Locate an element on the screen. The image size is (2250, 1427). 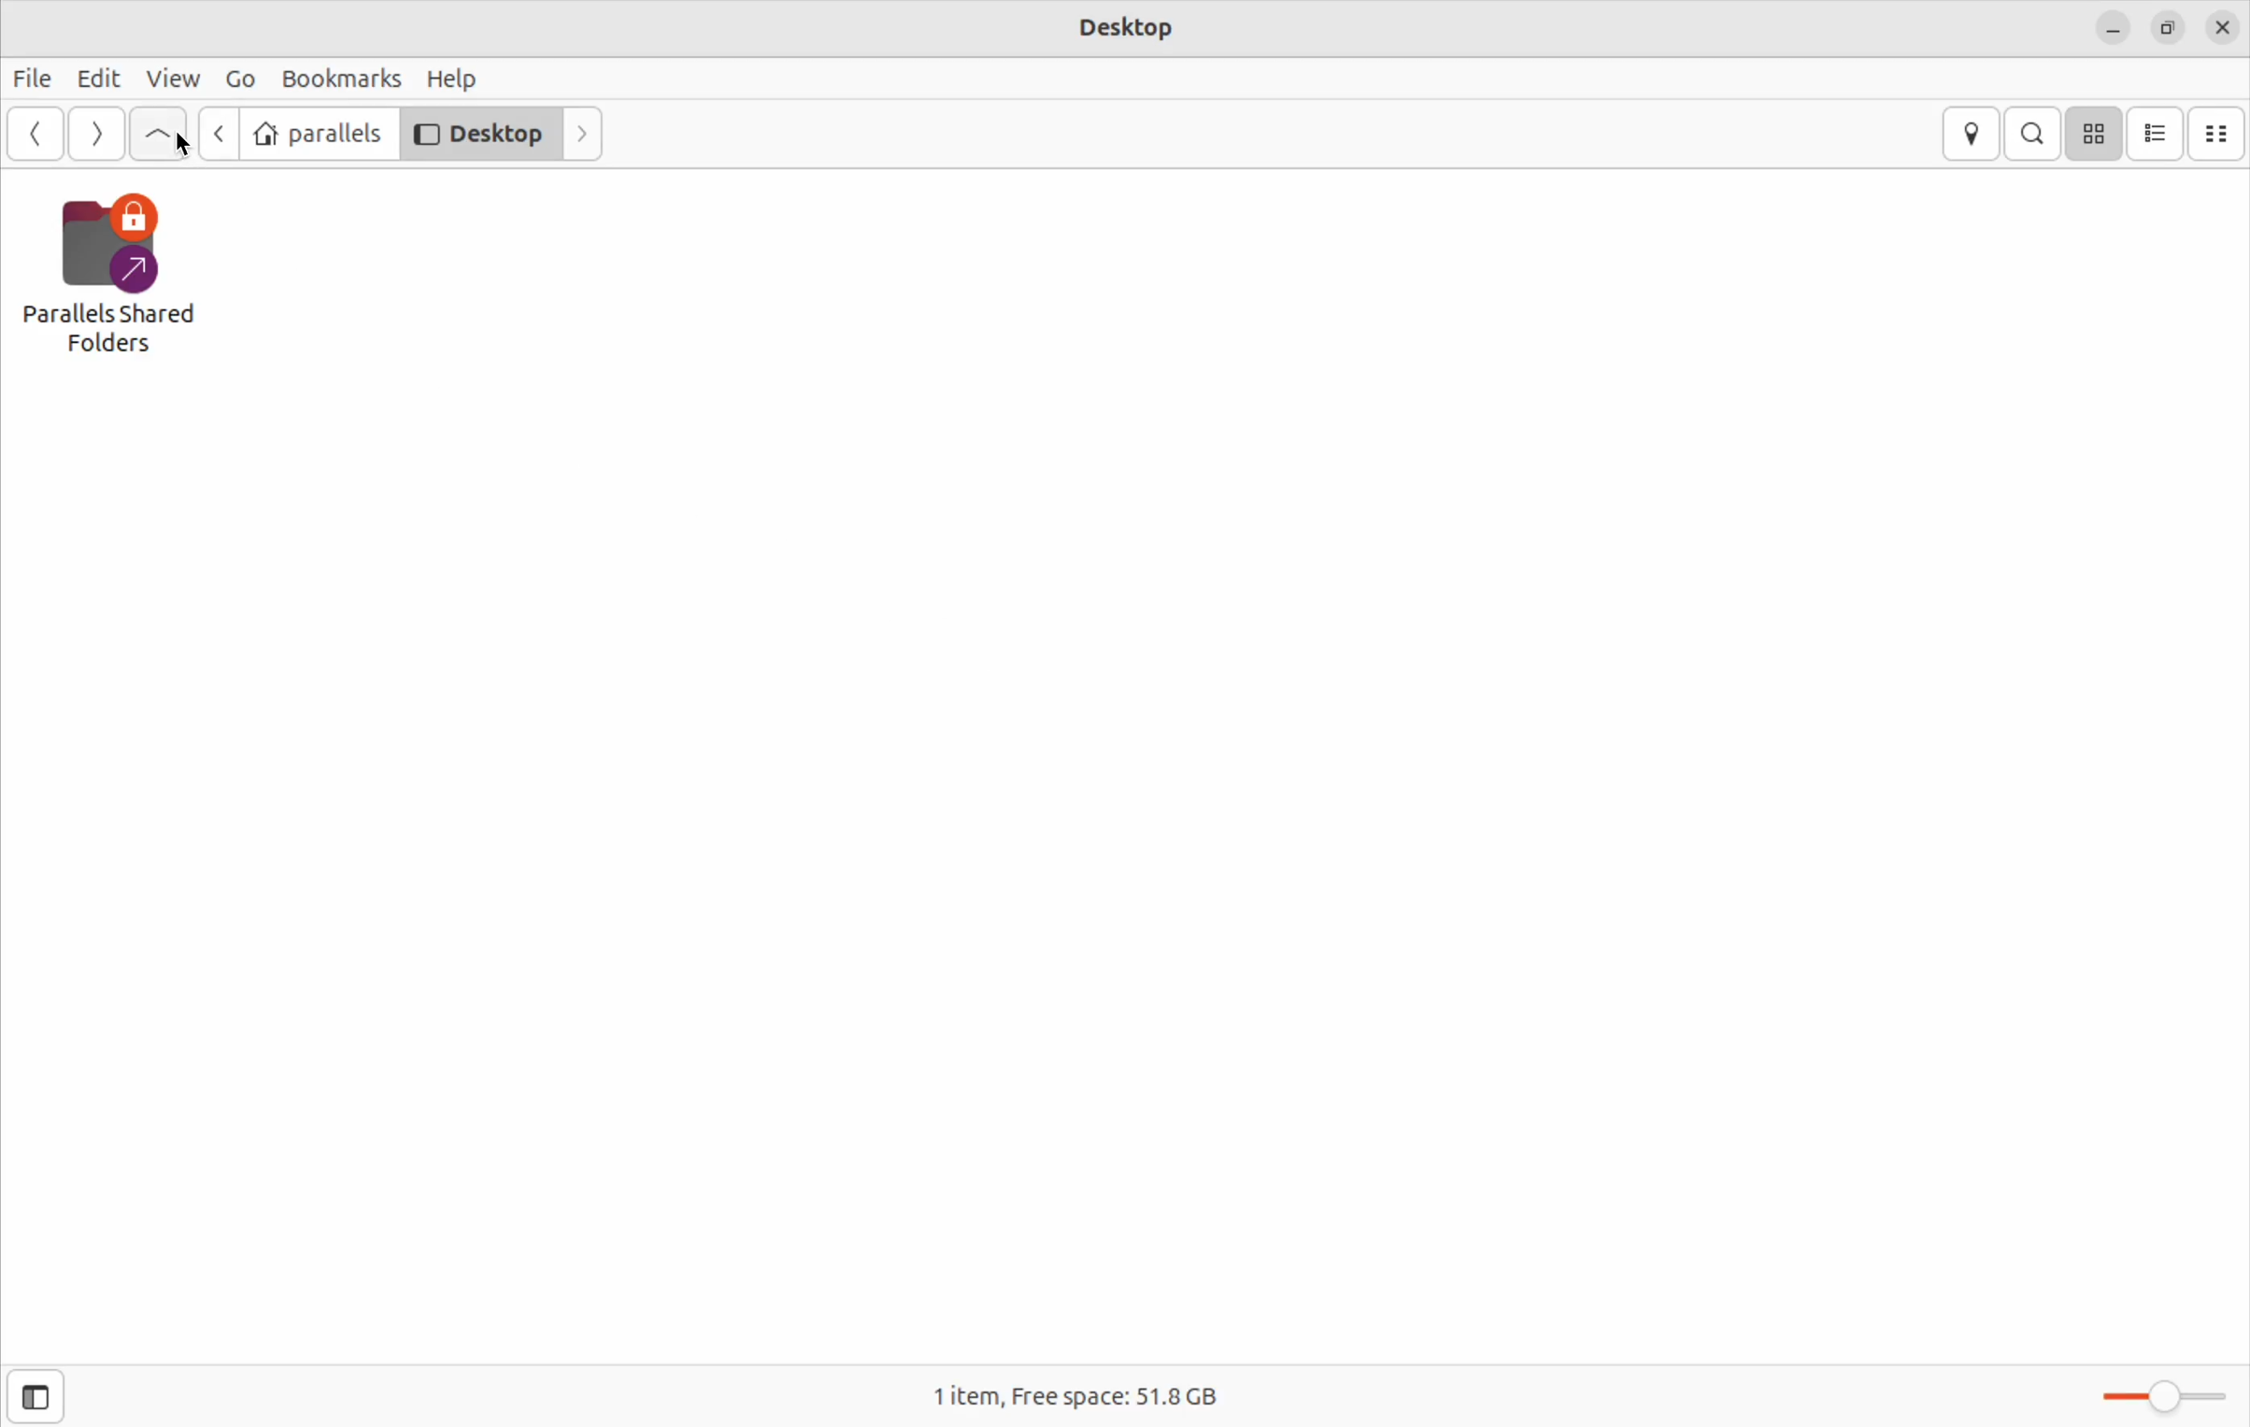
list view is located at coordinates (2155, 133).